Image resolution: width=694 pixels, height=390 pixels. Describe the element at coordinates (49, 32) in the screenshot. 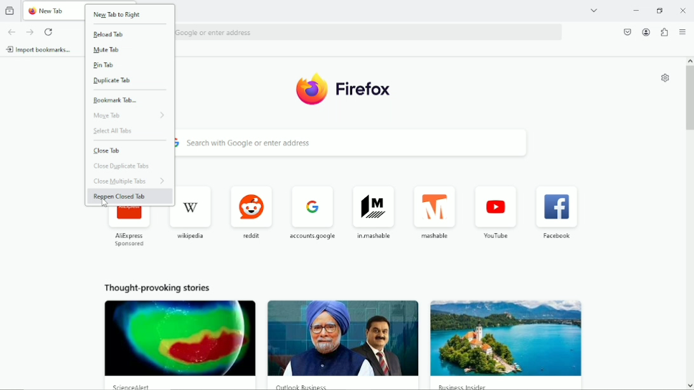

I see `Reload current tab` at that location.